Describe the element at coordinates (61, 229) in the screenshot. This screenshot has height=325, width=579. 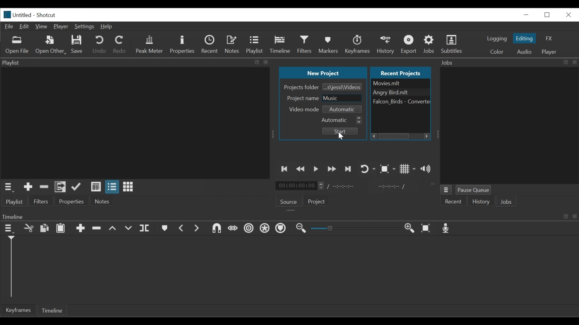
I see `Paste` at that location.